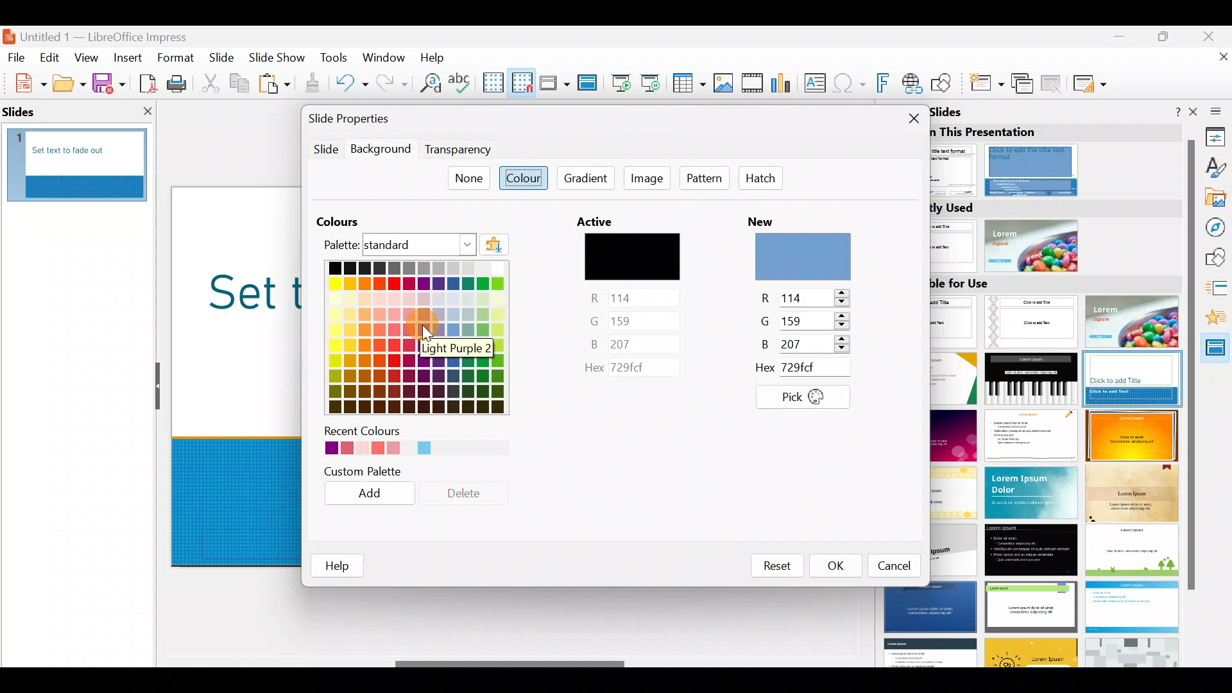 The height and width of the screenshot is (693, 1232). Describe the element at coordinates (1216, 169) in the screenshot. I see `Styles` at that location.